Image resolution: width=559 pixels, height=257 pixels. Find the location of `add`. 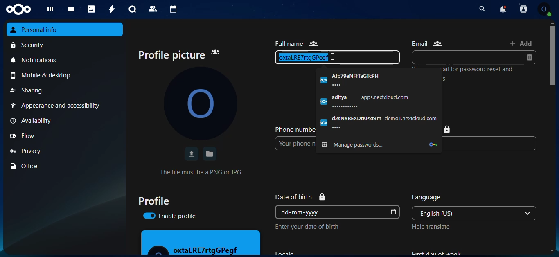

add is located at coordinates (521, 43).